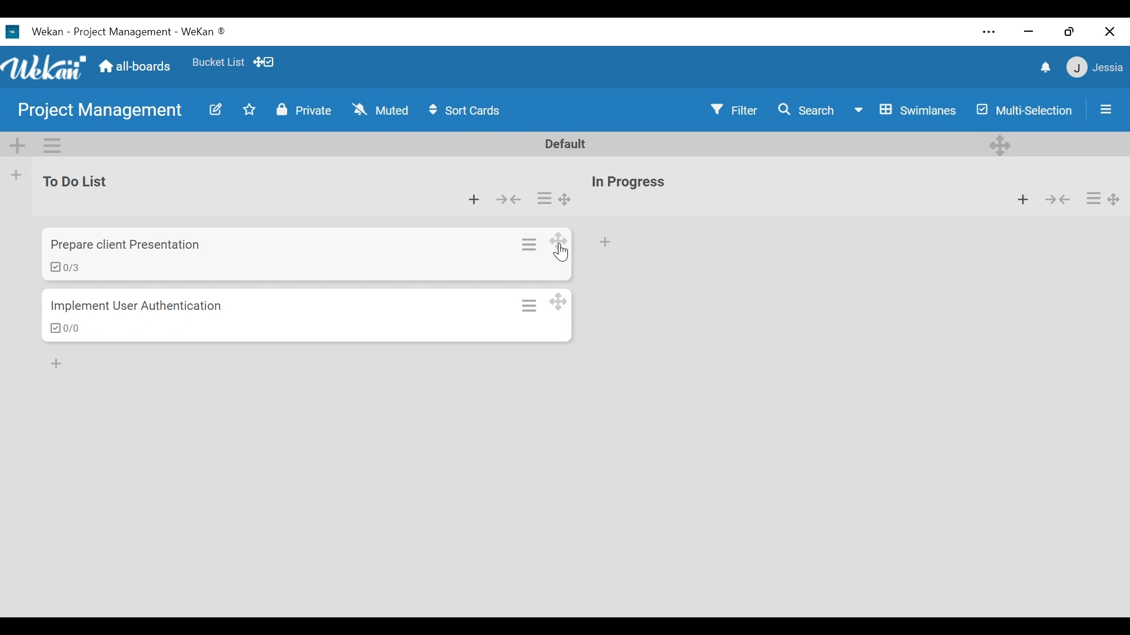  Describe the element at coordinates (122, 244) in the screenshot. I see `card name` at that location.